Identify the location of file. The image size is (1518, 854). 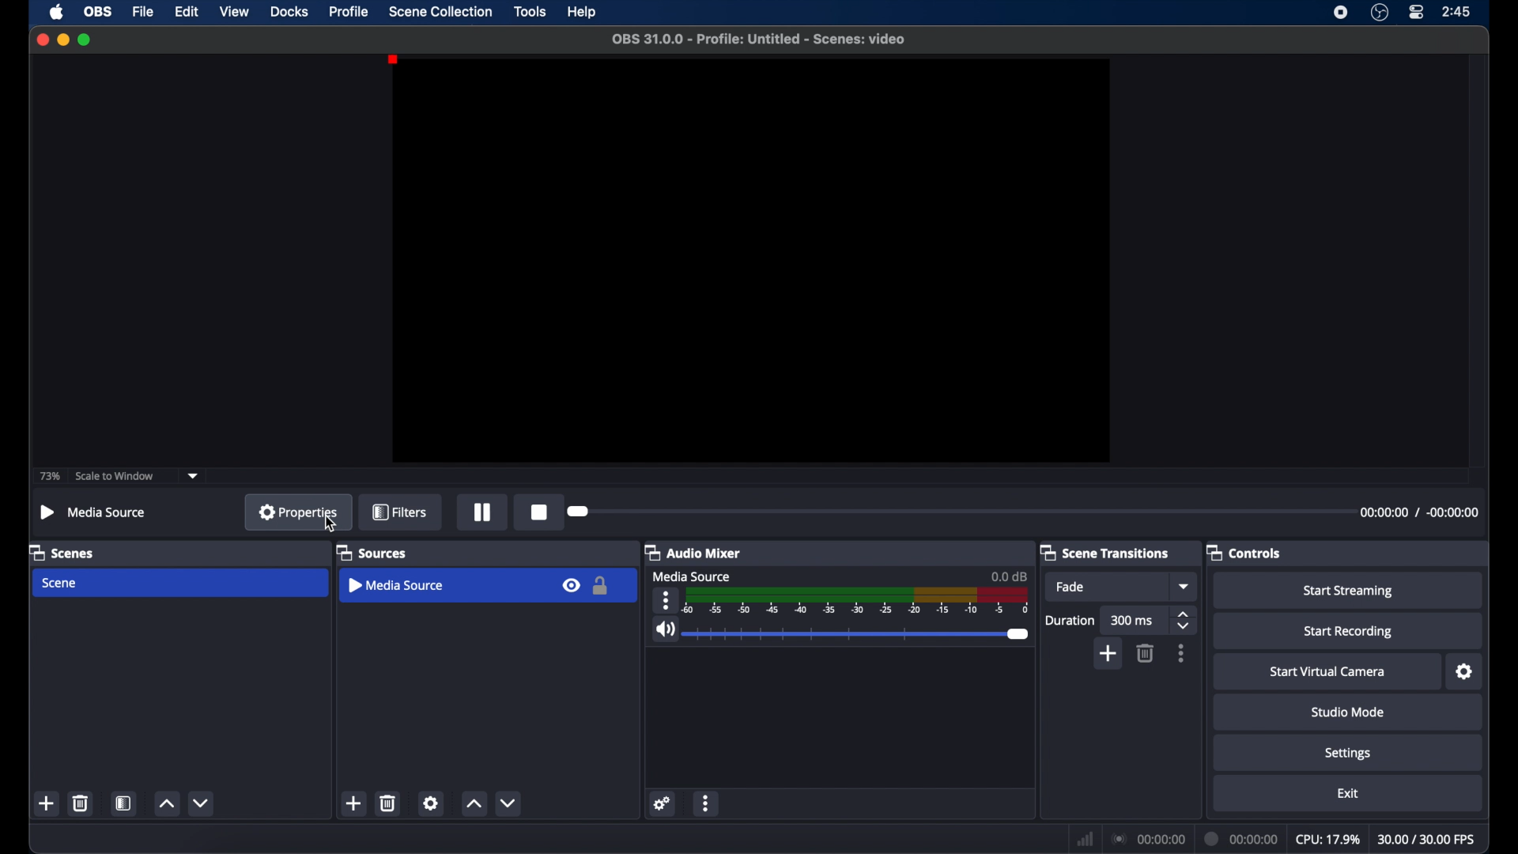
(144, 12).